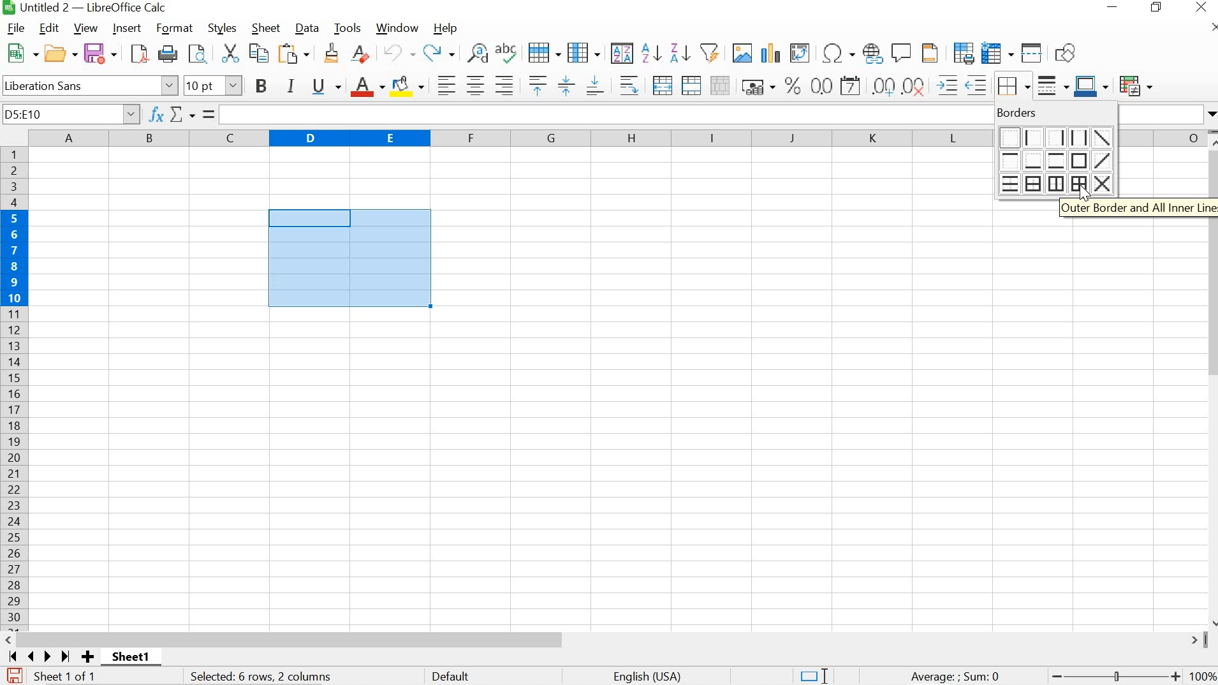  Describe the element at coordinates (629, 85) in the screenshot. I see `WRAP TEXT` at that location.